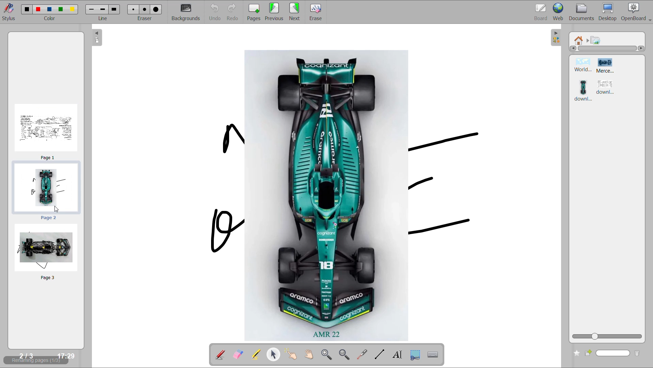  What do you see at coordinates (115, 10) in the screenshot?
I see `line size 3` at bounding box center [115, 10].